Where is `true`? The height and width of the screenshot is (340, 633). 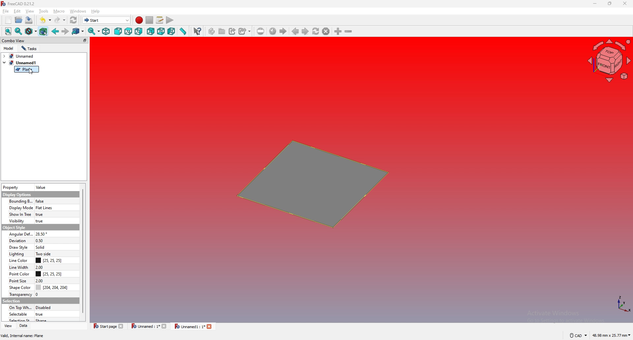
true is located at coordinates (40, 221).